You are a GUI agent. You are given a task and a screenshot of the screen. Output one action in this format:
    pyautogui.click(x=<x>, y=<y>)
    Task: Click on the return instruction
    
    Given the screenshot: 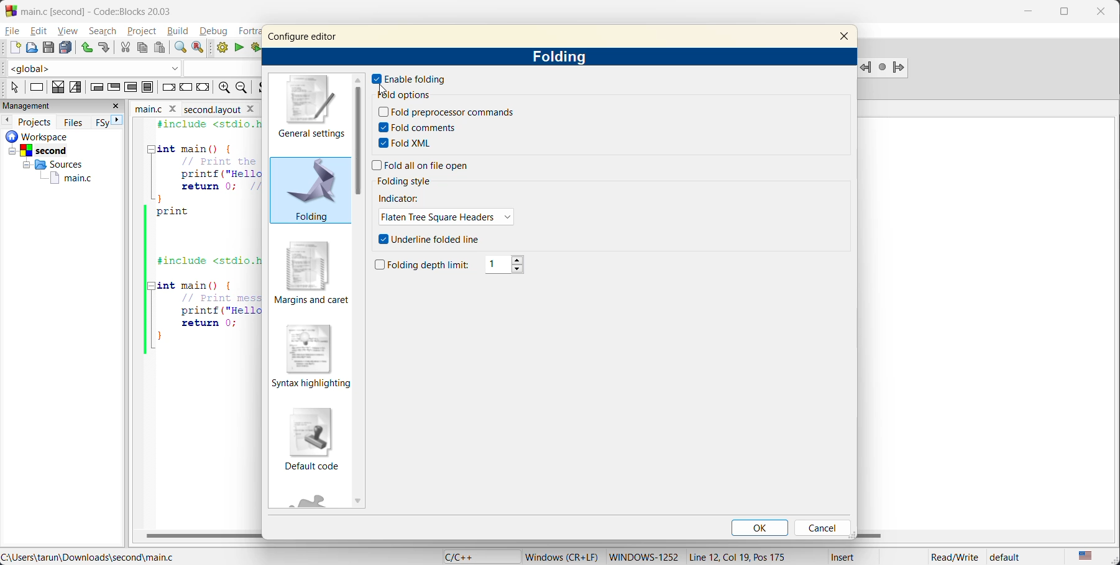 What is the action you would take?
    pyautogui.click(x=203, y=89)
    